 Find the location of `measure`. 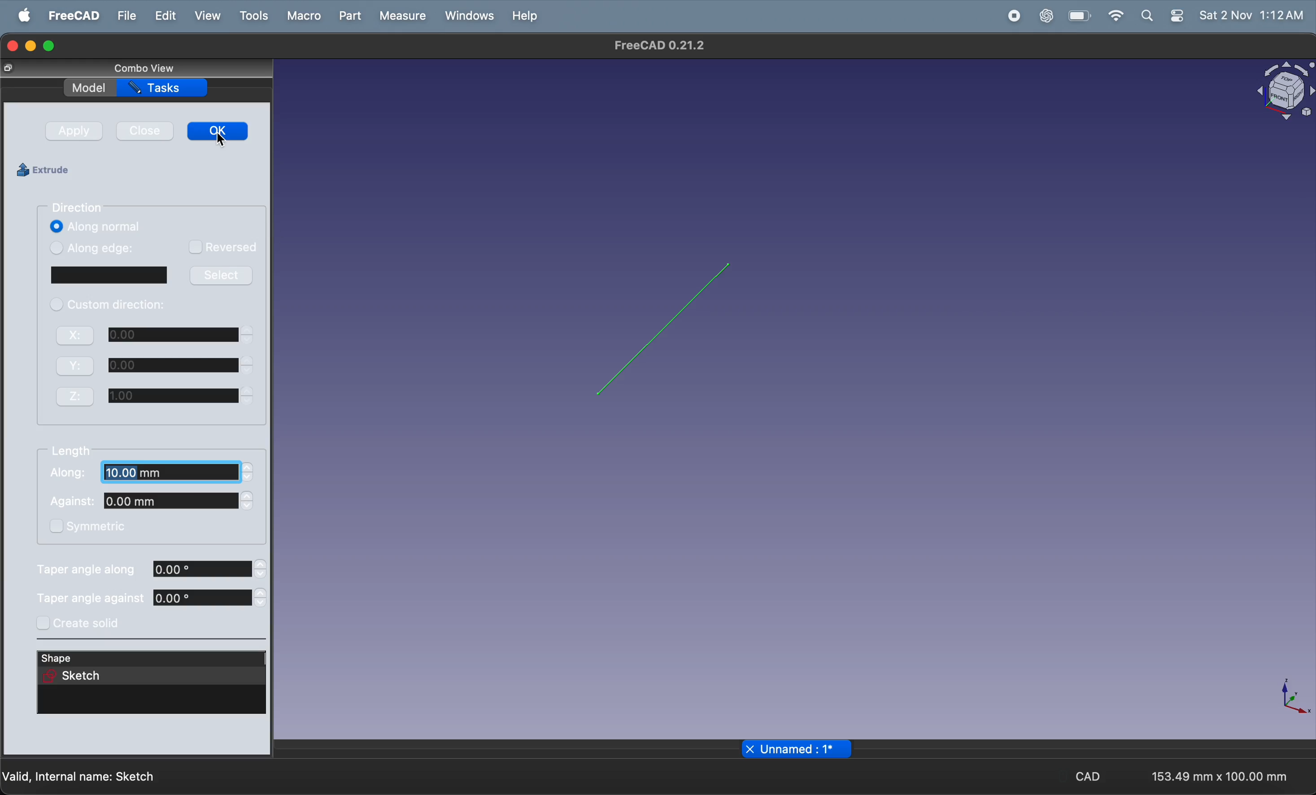

measure is located at coordinates (403, 15).